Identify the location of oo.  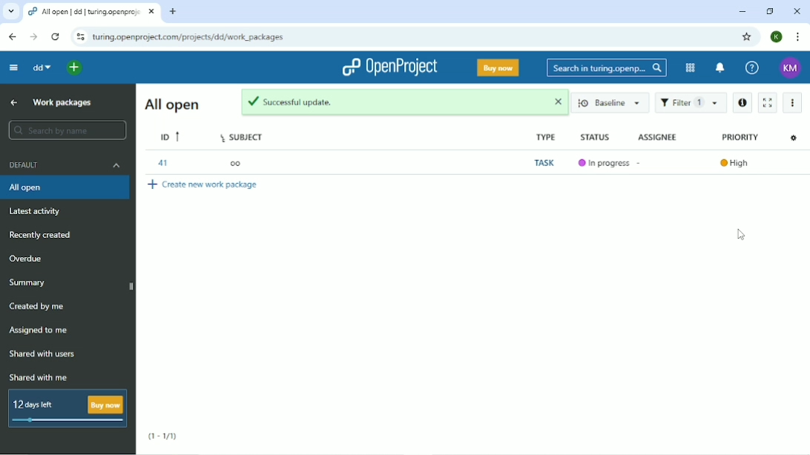
(240, 162).